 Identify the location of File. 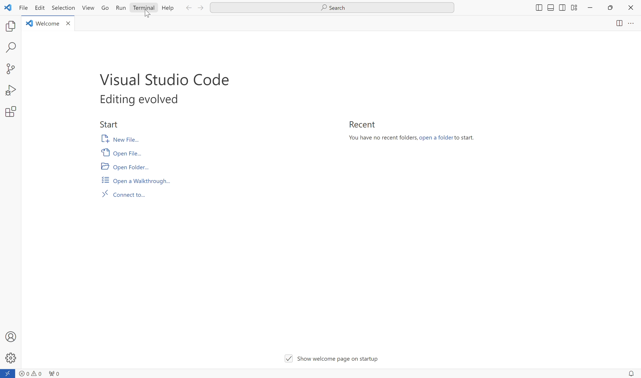
(22, 8).